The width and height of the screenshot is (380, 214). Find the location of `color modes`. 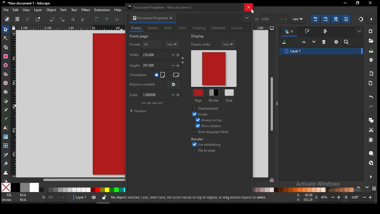

color modes is located at coordinates (374, 188).